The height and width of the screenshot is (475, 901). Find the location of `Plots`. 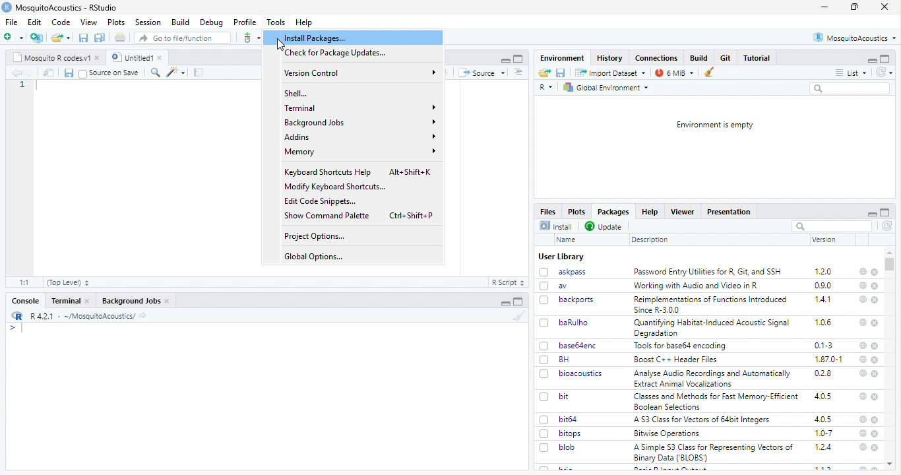

Plots is located at coordinates (577, 212).